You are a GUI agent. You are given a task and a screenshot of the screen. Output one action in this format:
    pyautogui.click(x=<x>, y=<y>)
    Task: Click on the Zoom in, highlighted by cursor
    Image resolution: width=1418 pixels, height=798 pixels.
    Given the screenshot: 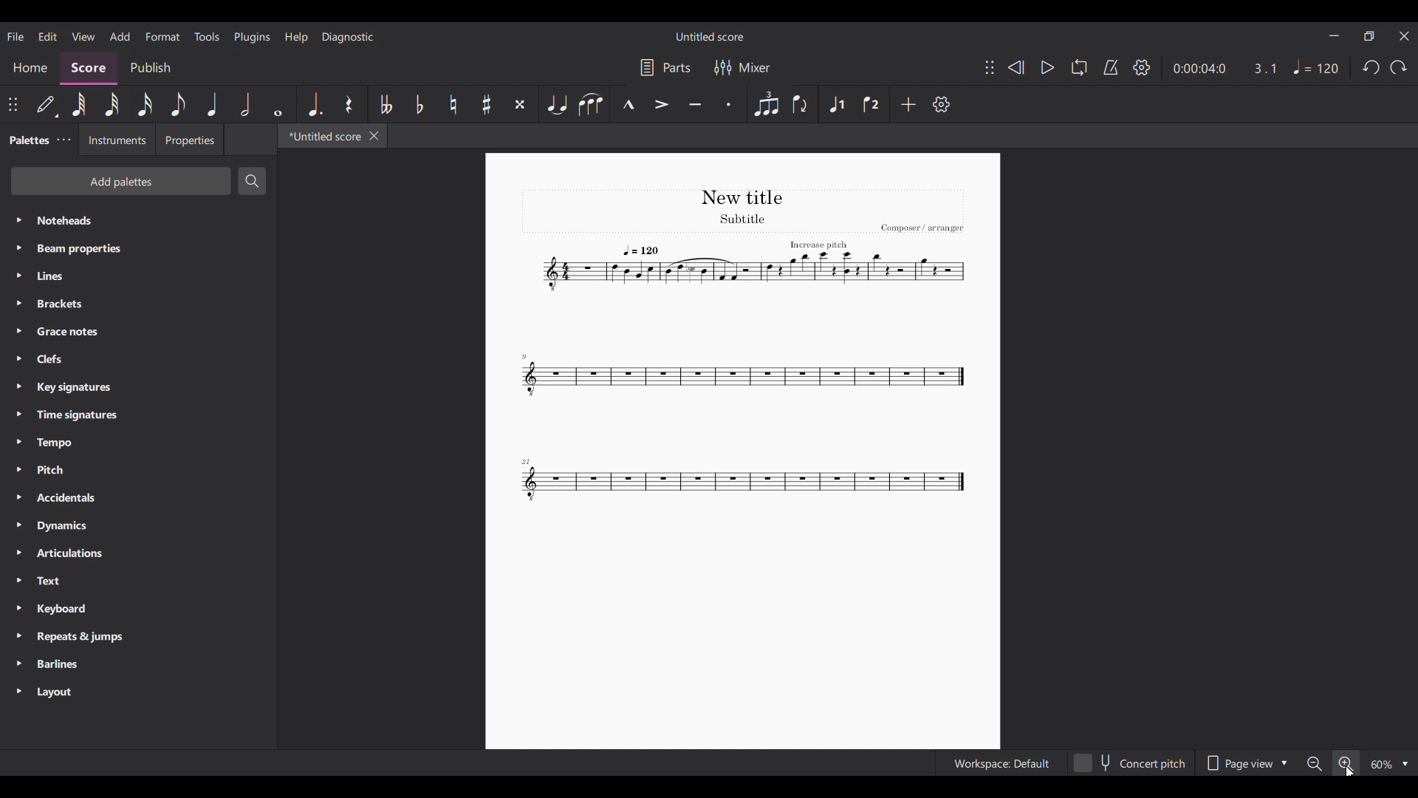 What is the action you would take?
    pyautogui.click(x=1345, y=763)
    